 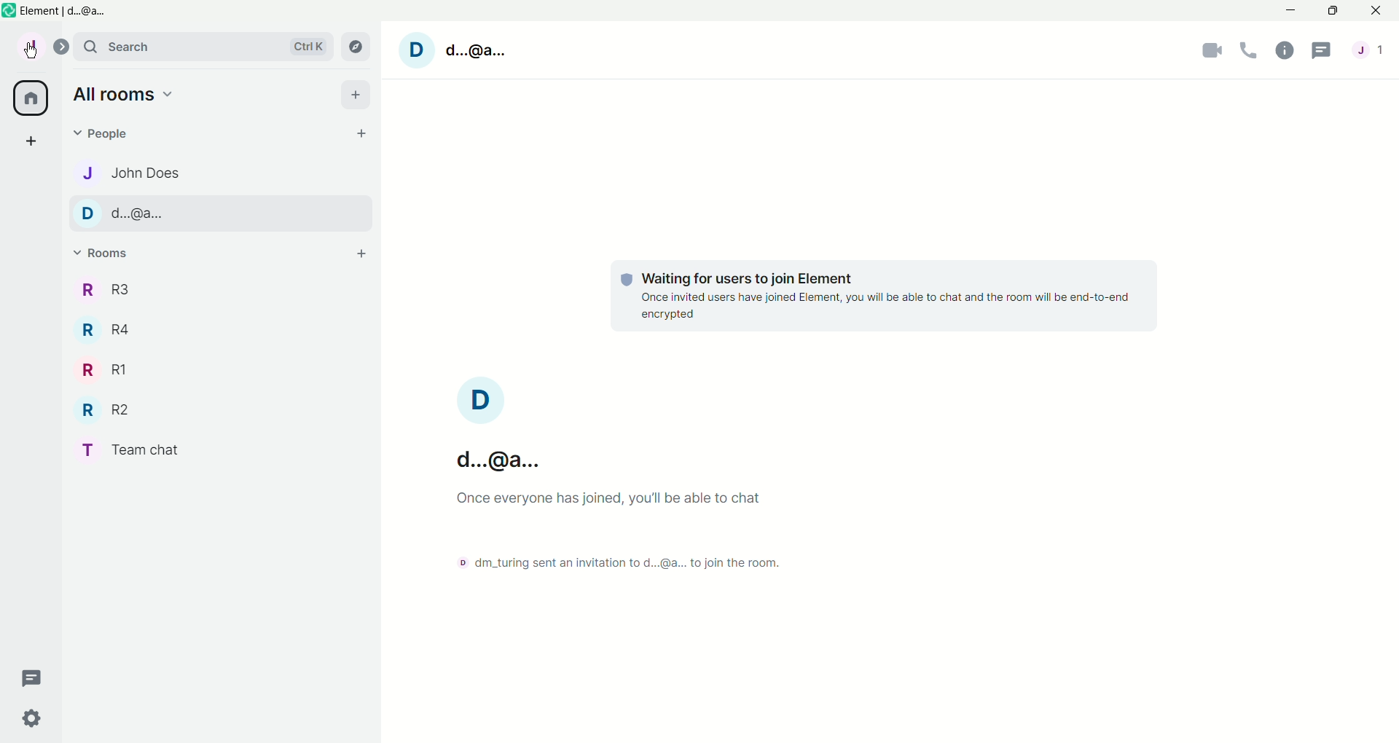 What do you see at coordinates (32, 677) in the screenshot?
I see `Threads` at bounding box center [32, 677].